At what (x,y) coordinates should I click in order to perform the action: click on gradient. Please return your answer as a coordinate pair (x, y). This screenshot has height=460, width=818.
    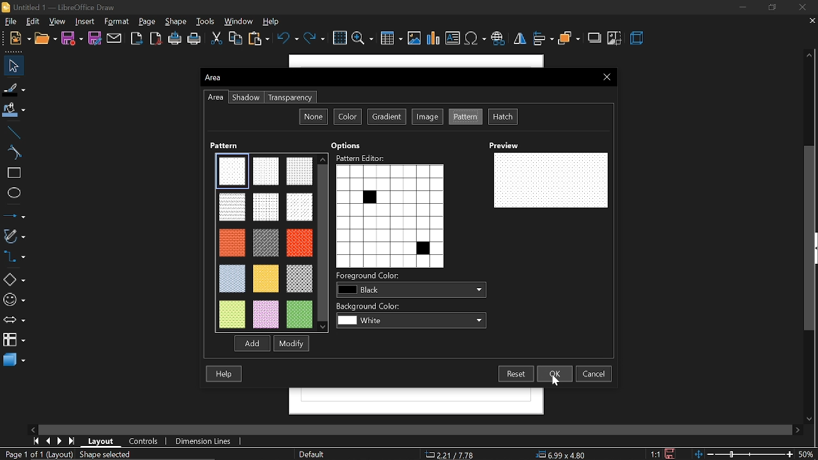
    Looking at the image, I should click on (387, 118).